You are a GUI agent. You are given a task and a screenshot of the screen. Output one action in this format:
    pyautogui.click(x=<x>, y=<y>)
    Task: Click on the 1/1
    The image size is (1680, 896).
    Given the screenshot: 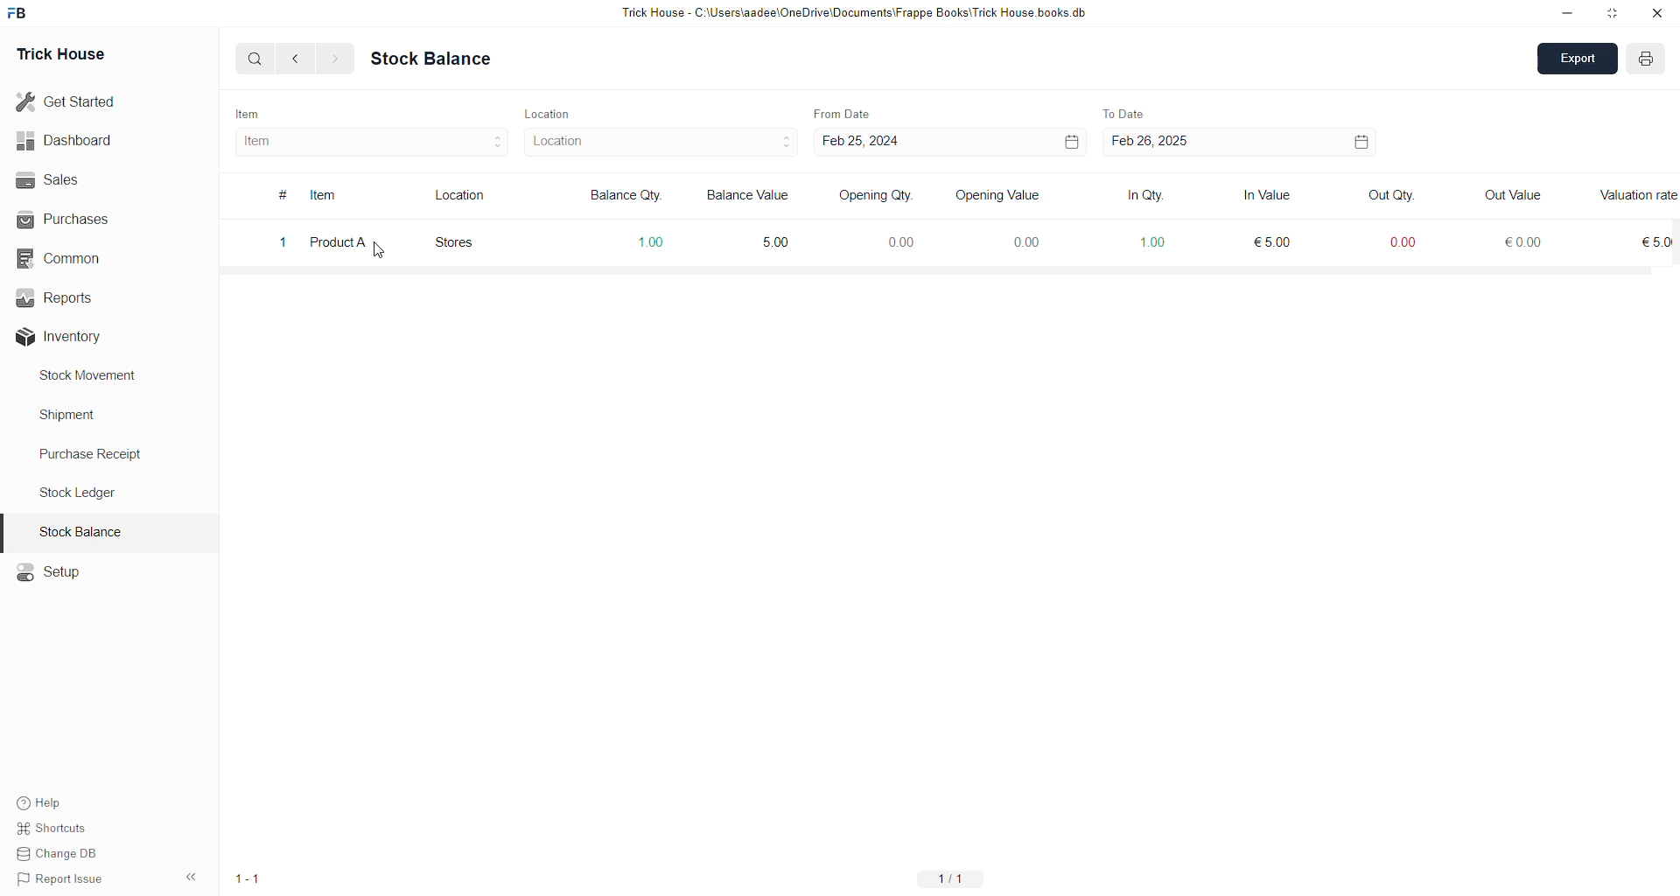 What is the action you would take?
    pyautogui.click(x=950, y=877)
    